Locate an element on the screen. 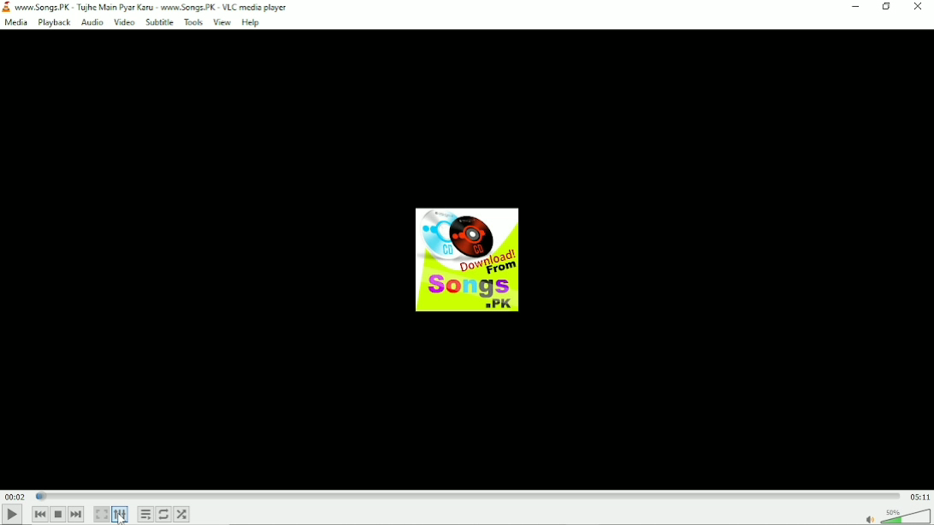 Image resolution: width=934 pixels, height=525 pixels. Video is located at coordinates (124, 22).